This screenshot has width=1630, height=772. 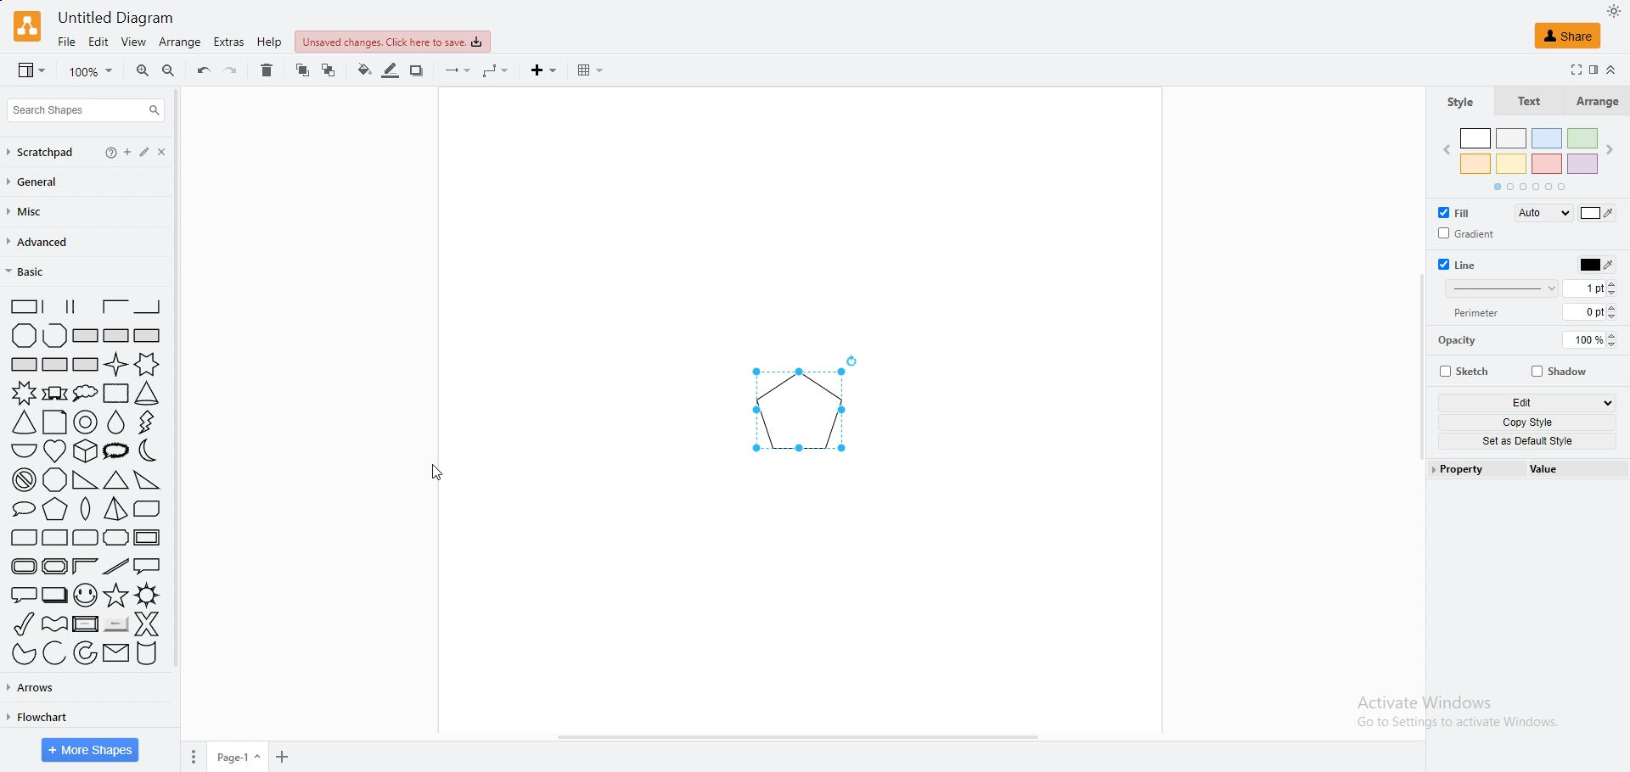 I want to click on smiley, so click(x=85, y=595).